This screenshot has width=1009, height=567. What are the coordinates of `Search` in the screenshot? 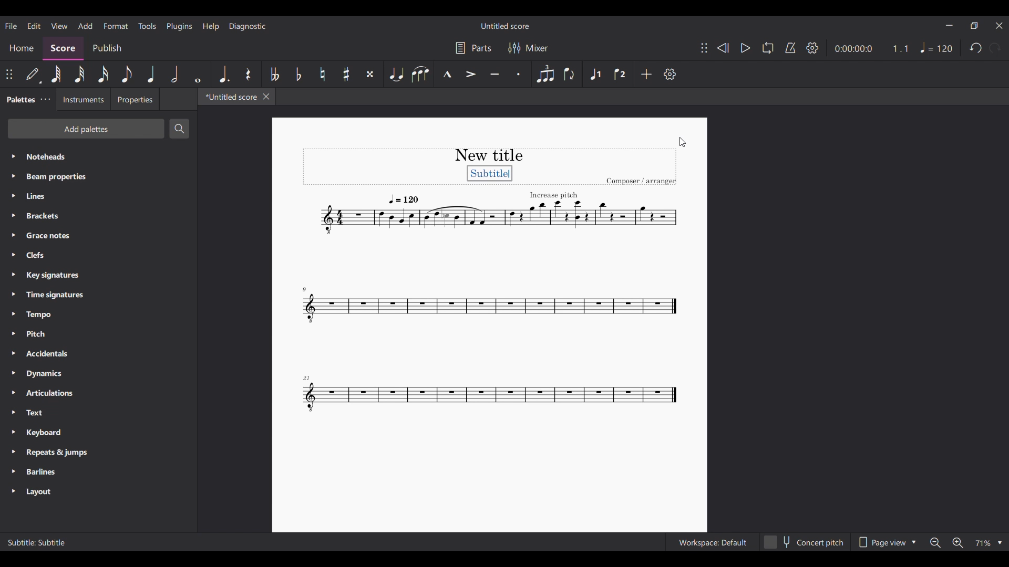 It's located at (179, 129).